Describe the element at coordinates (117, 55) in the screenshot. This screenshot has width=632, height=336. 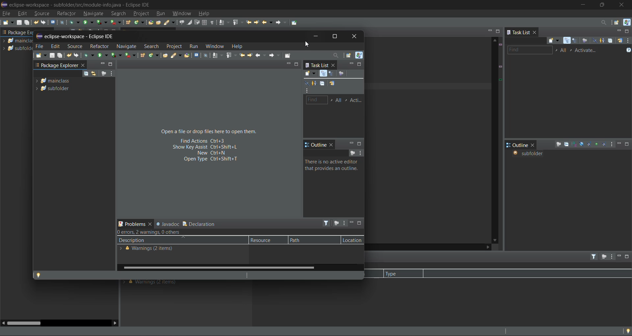
I see `coverage` at that location.